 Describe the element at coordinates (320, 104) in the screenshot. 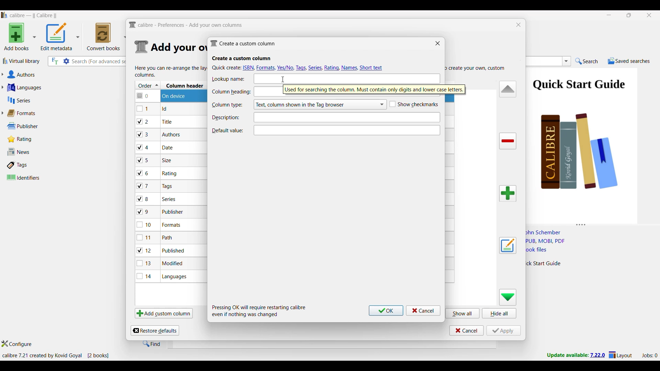

I see `Column type options` at that location.